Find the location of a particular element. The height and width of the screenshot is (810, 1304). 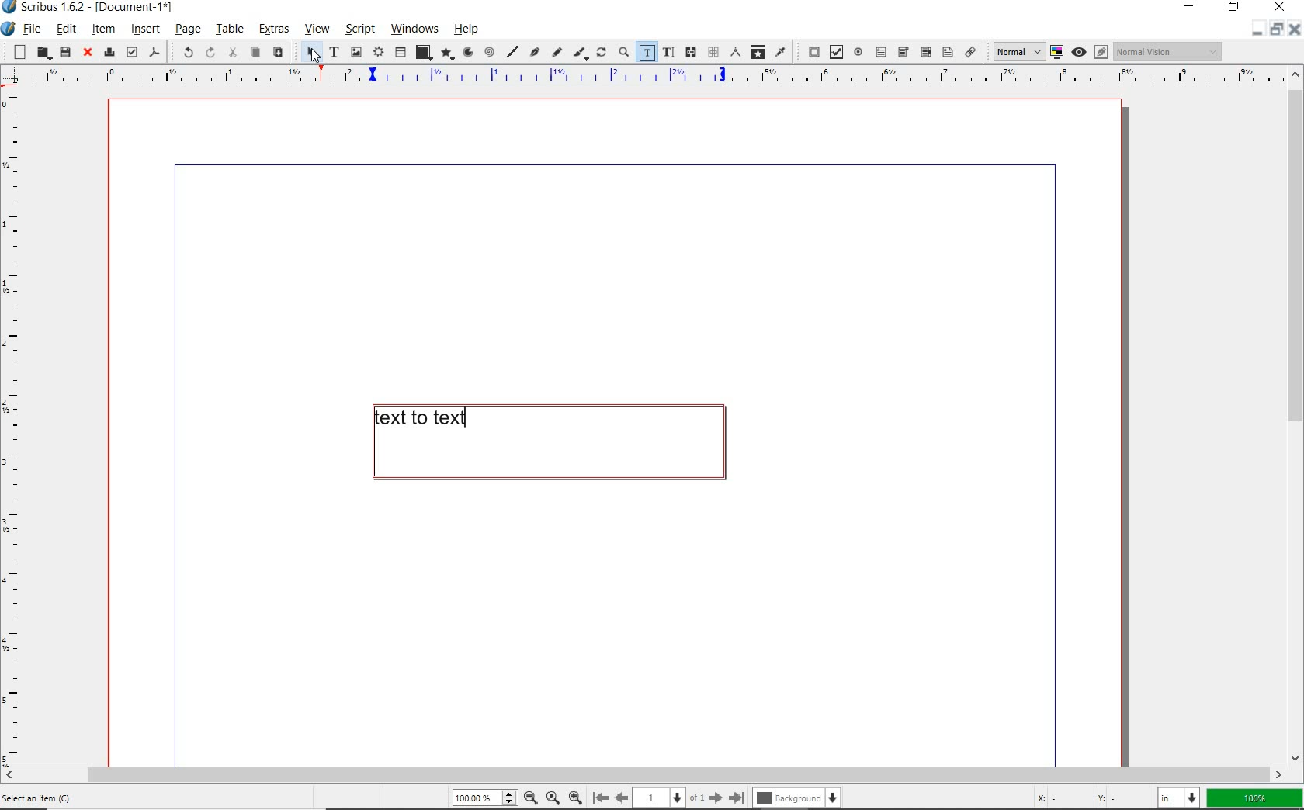

redo is located at coordinates (209, 52).